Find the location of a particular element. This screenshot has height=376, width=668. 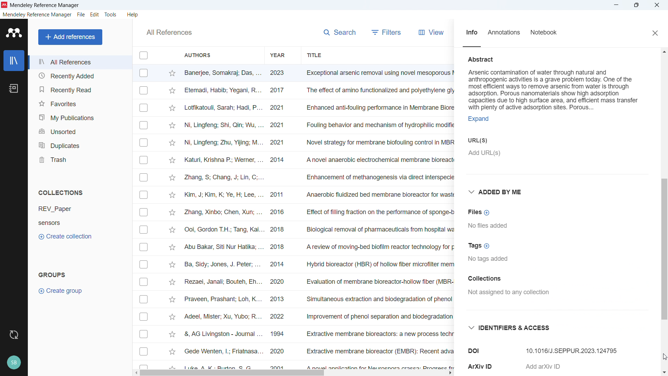

praveen,prashant,loh,k is located at coordinates (223, 300).